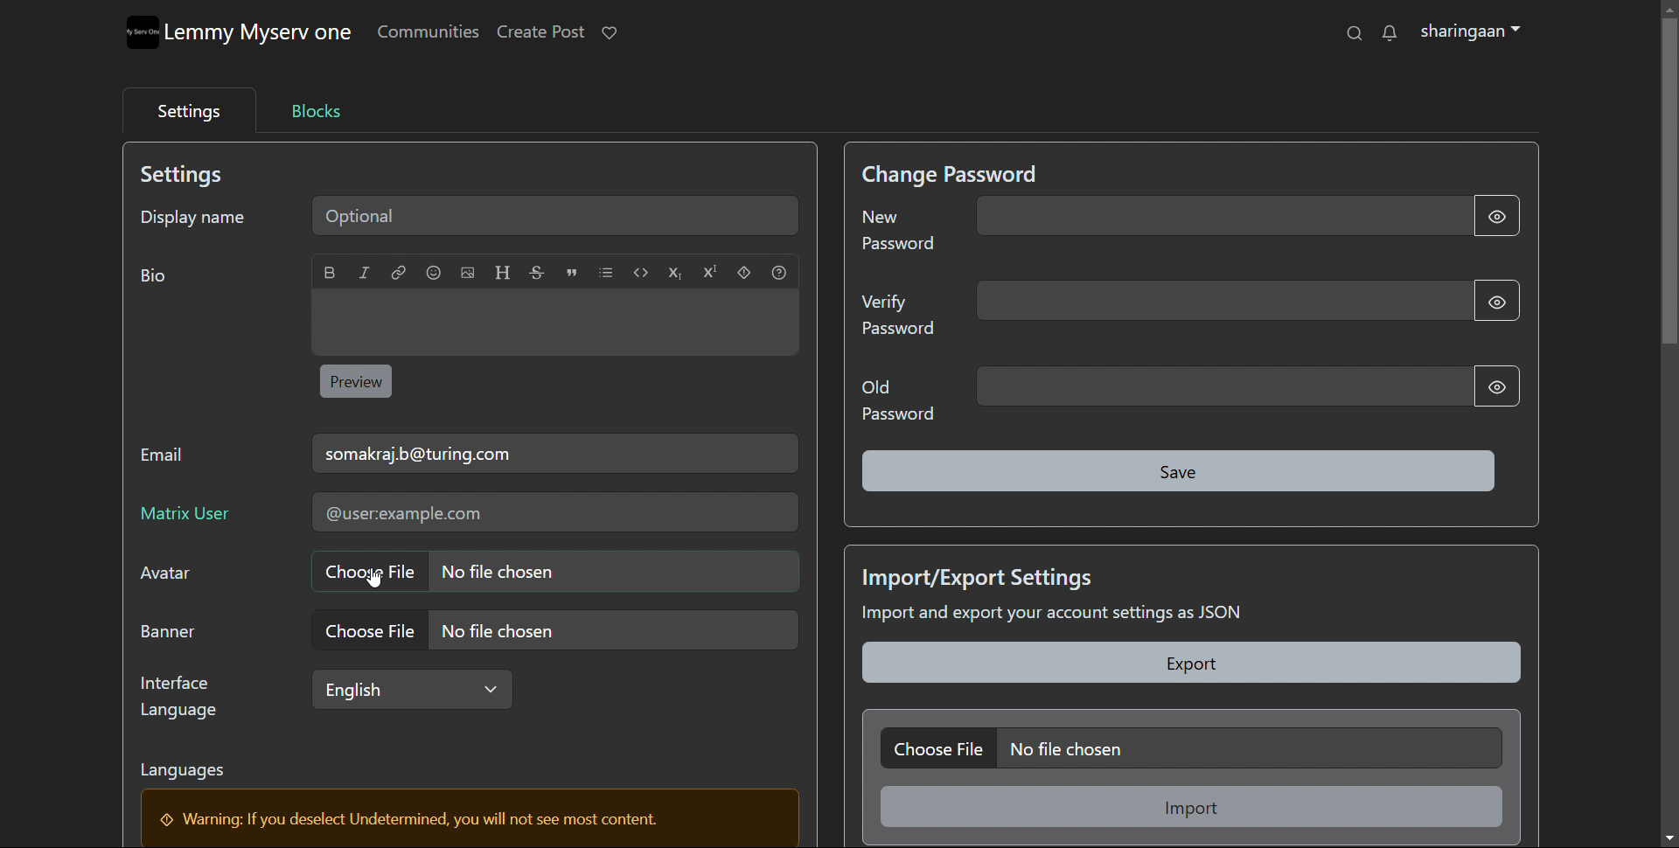  Describe the element at coordinates (1181, 471) in the screenshot. I see `save` at that location.